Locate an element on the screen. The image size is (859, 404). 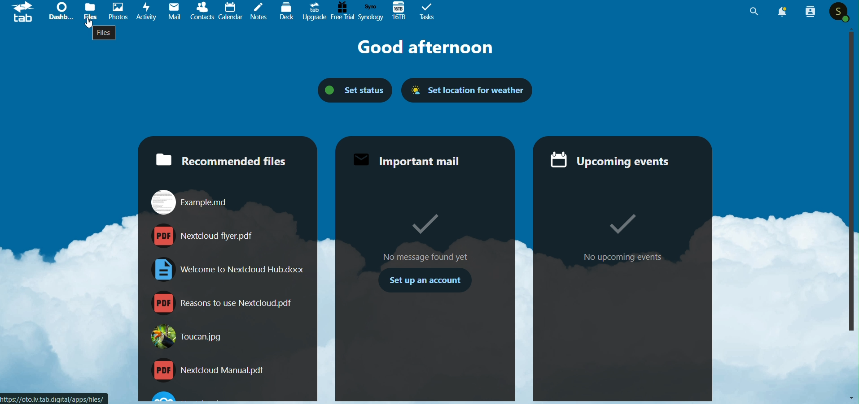
Set Location for Weather is located at coordinates (471, 92).